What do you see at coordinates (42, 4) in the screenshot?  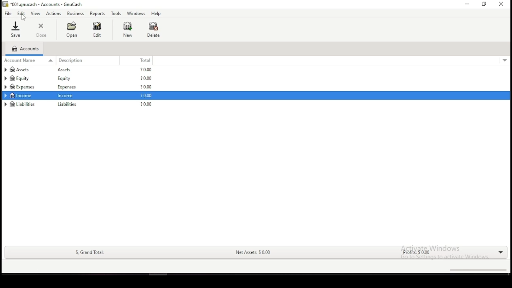 I see `*001.gnucash - accounts - GnuCash` at bounding box center [42, 4].